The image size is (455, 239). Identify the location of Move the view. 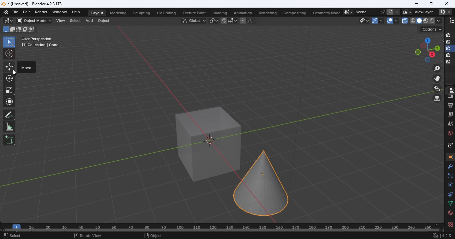
(437, 78).